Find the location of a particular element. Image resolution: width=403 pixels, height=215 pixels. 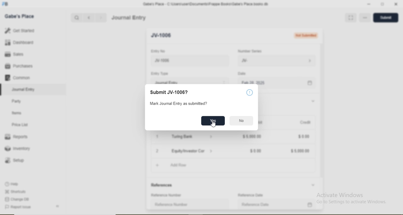

No is located at coordinates (242, 121).